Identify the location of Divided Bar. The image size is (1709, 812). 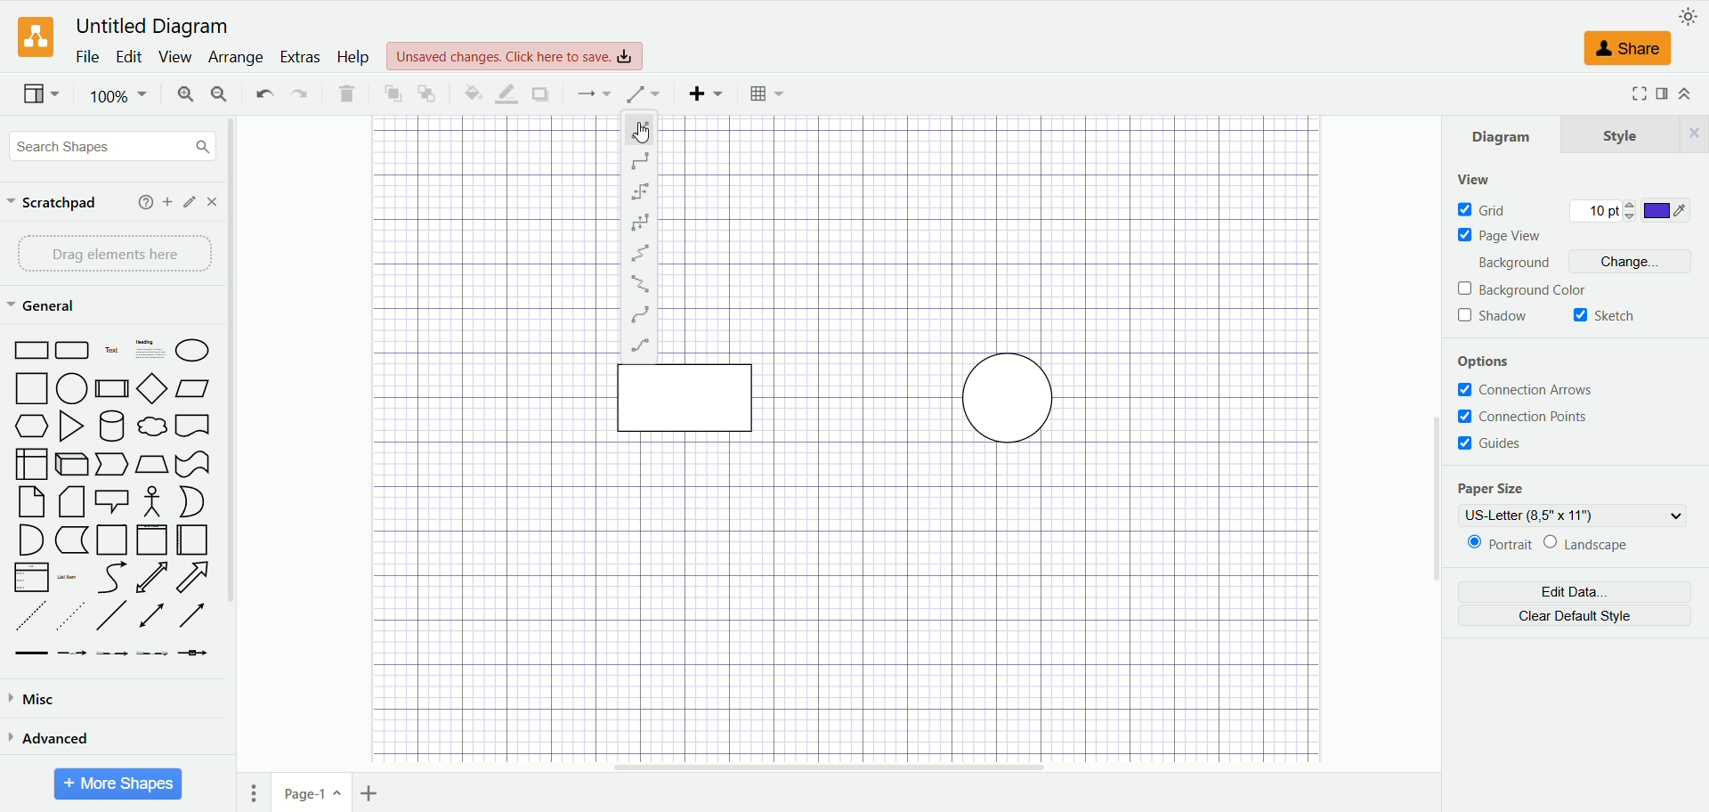
(112, 388).